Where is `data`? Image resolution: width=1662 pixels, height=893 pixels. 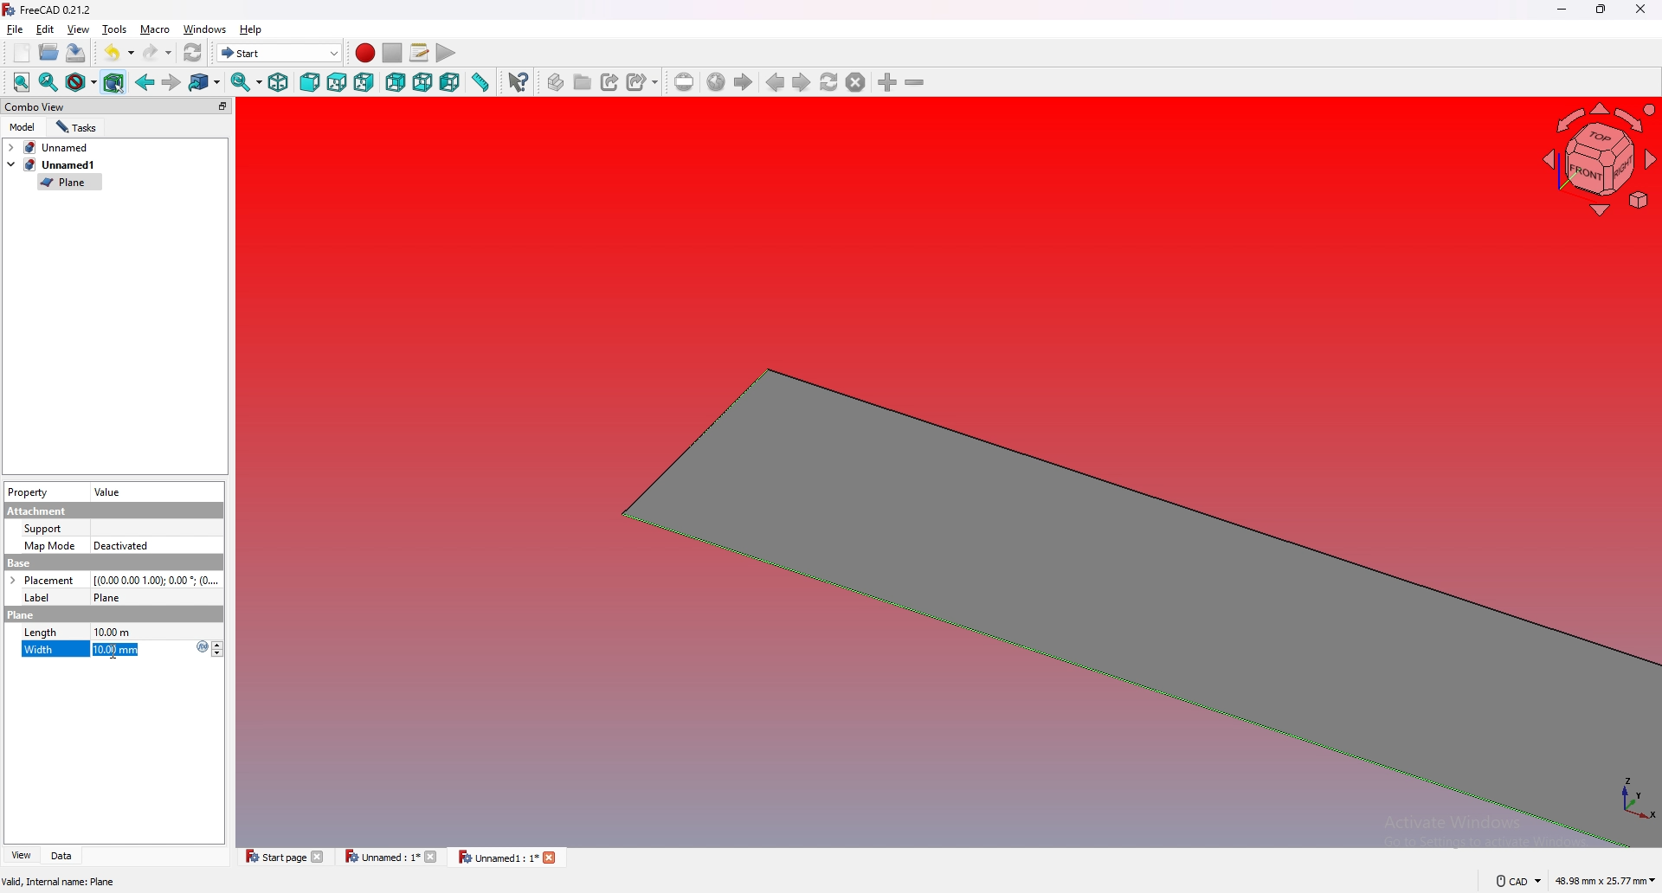
data is located at coordinates (65, 856).